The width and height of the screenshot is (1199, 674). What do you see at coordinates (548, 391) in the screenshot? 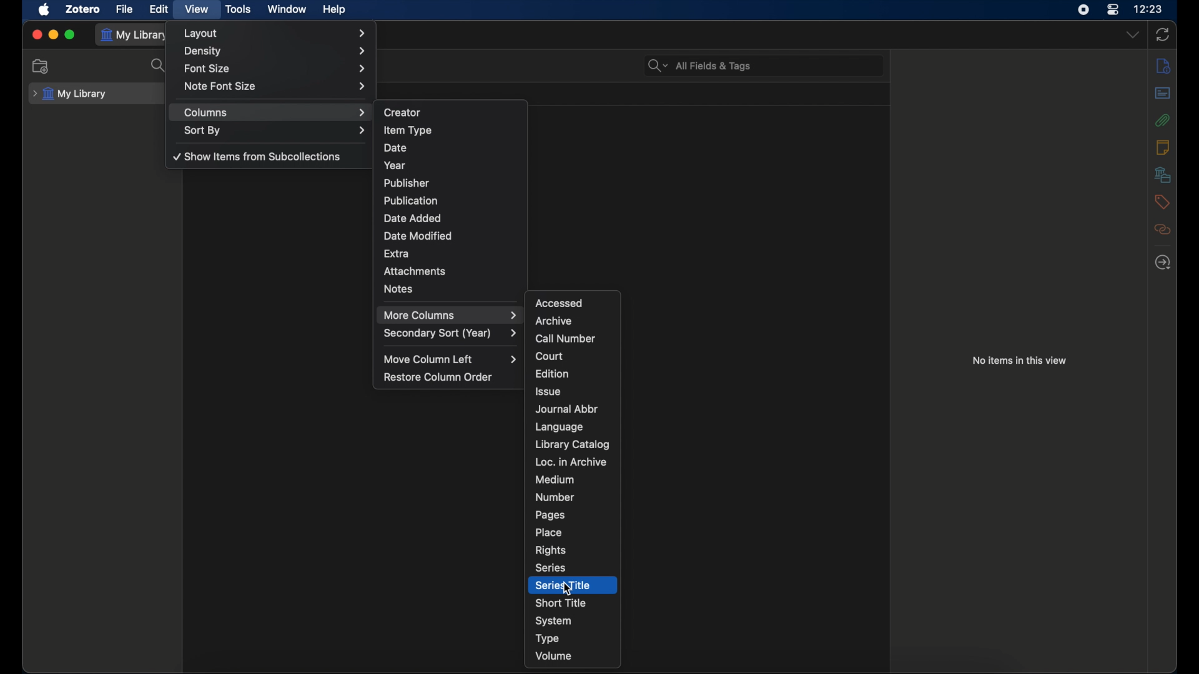
I see `issue` at bounding box center [548, 391].